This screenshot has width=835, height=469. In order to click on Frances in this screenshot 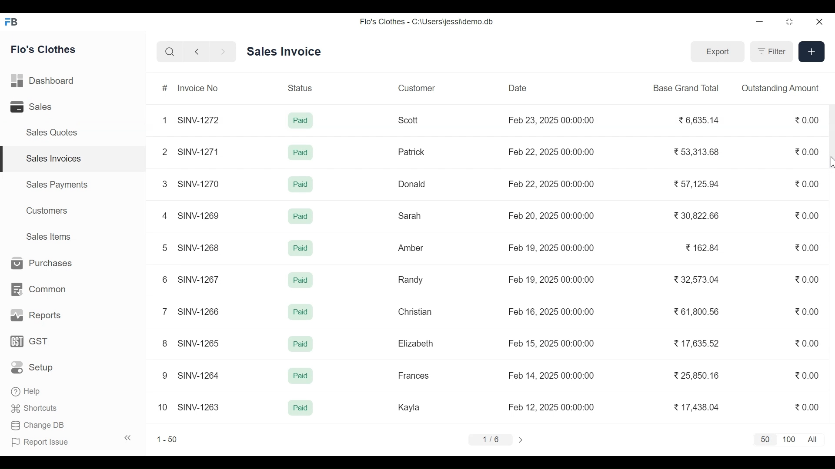, I will do `click(414, 375)`.